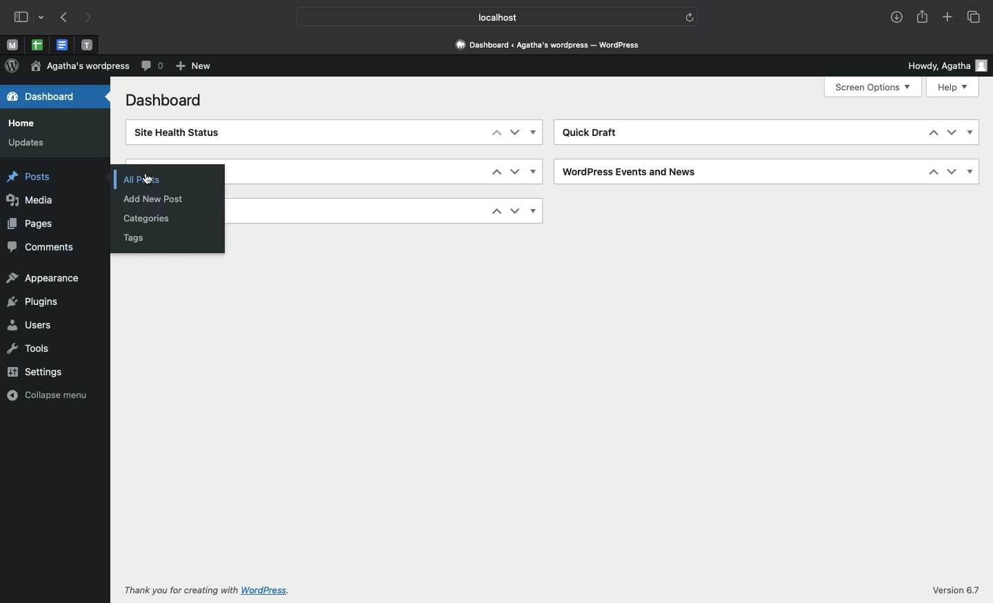 The height and width of the screenshot is (603, 993). I want to click on Updates, so click(26, 143).